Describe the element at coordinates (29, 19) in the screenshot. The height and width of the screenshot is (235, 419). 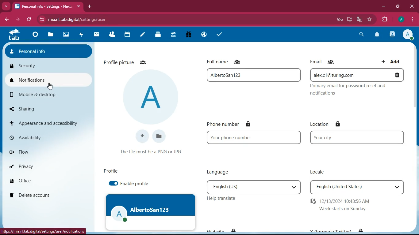
I see `refresh` at that location.